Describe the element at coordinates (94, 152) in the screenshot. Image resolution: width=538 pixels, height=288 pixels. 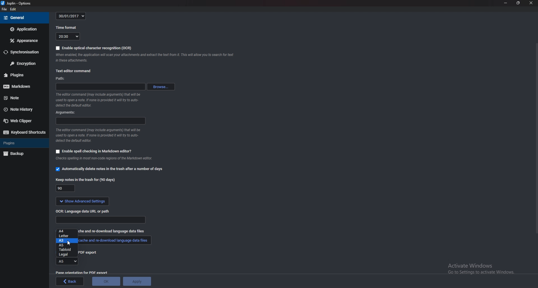
I see `Enable spell checking` at that location.